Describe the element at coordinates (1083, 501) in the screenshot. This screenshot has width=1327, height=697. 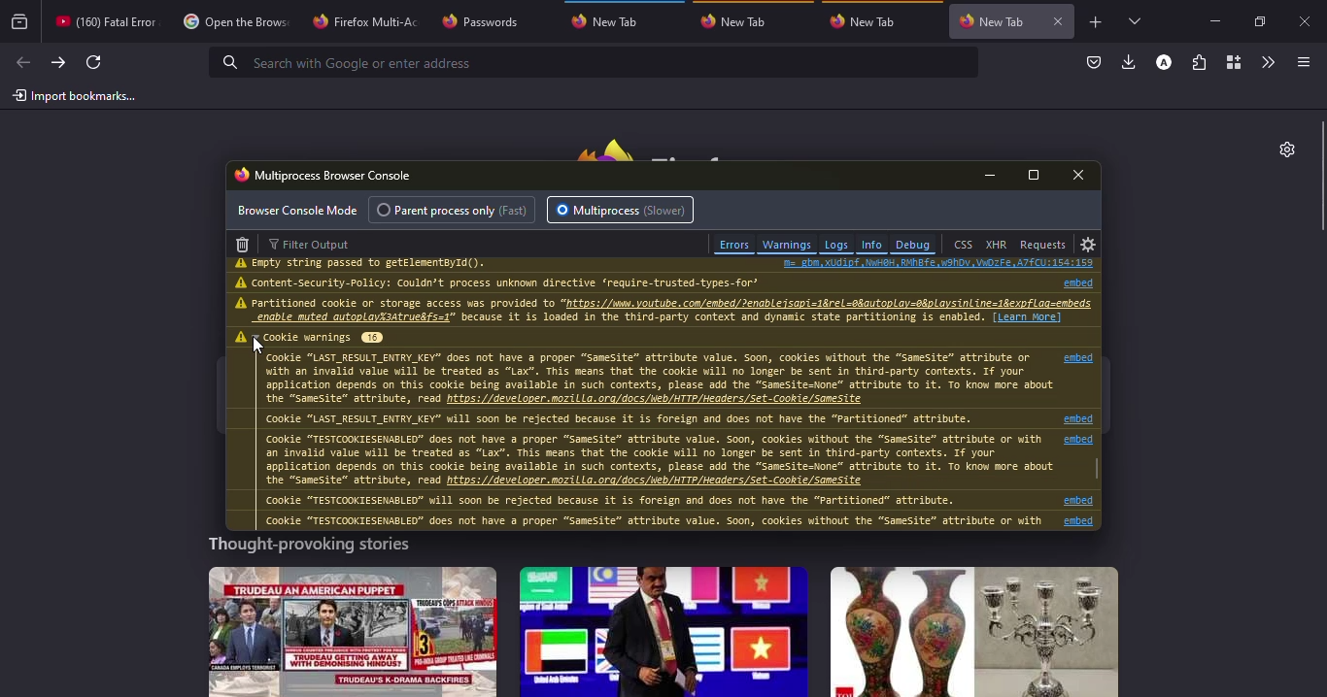
I see `embed` at that location.